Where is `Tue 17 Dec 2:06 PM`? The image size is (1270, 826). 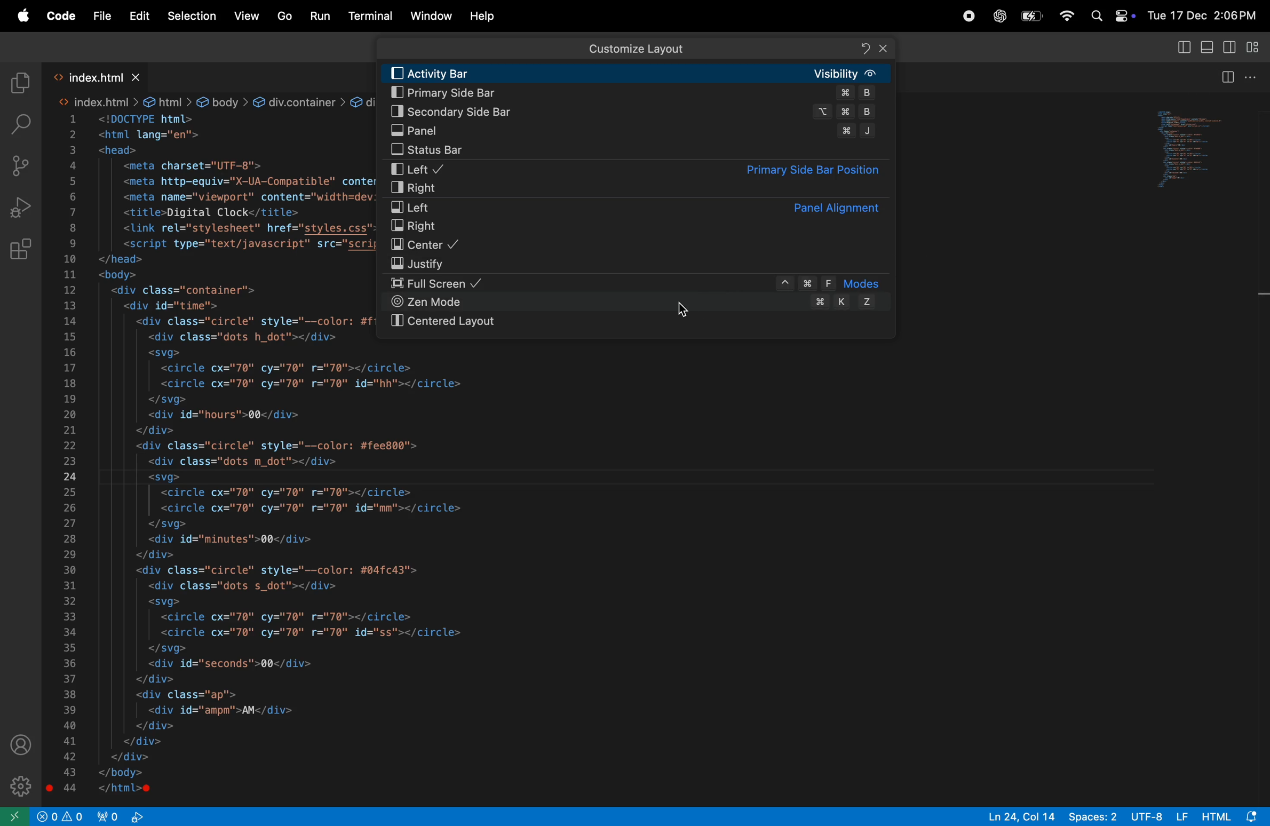
Tue 17 Dec 2:06 PM is located at coordinates (1202, 15).